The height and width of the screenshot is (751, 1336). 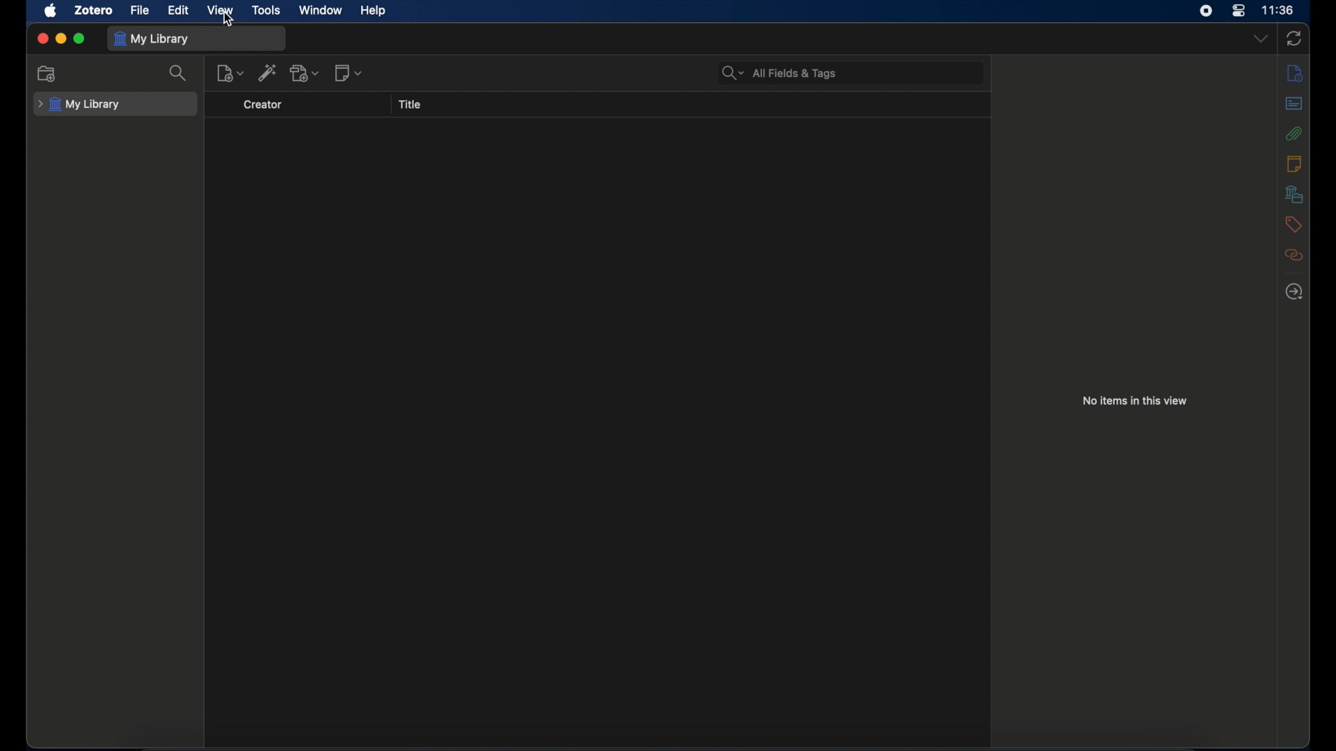 What do you see at coordinates (1295, 195) in the screenshot?
I see `libraries` at bounding box center [1295, 195].